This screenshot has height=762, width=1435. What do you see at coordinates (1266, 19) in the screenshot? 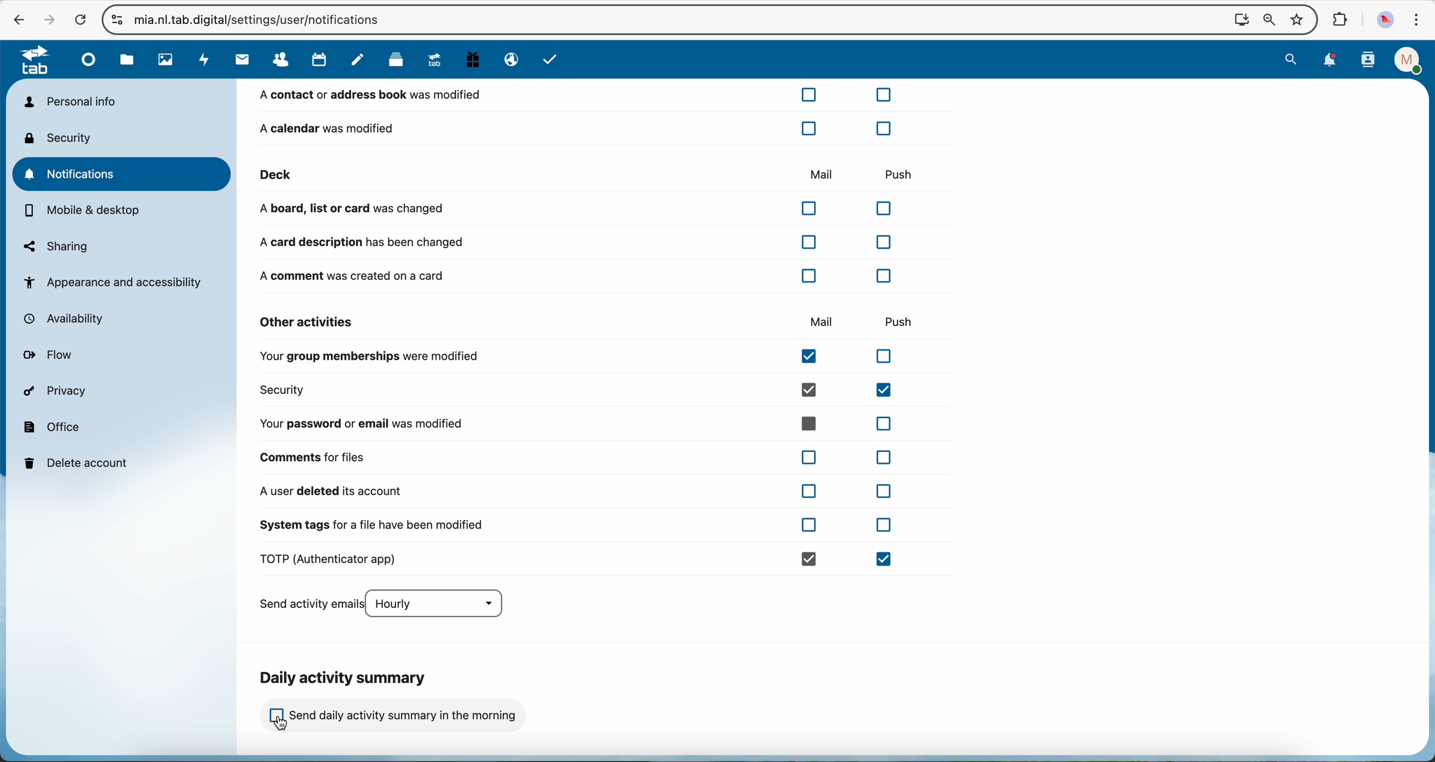
I see `zoom out` at bounding box center [1266, 19].